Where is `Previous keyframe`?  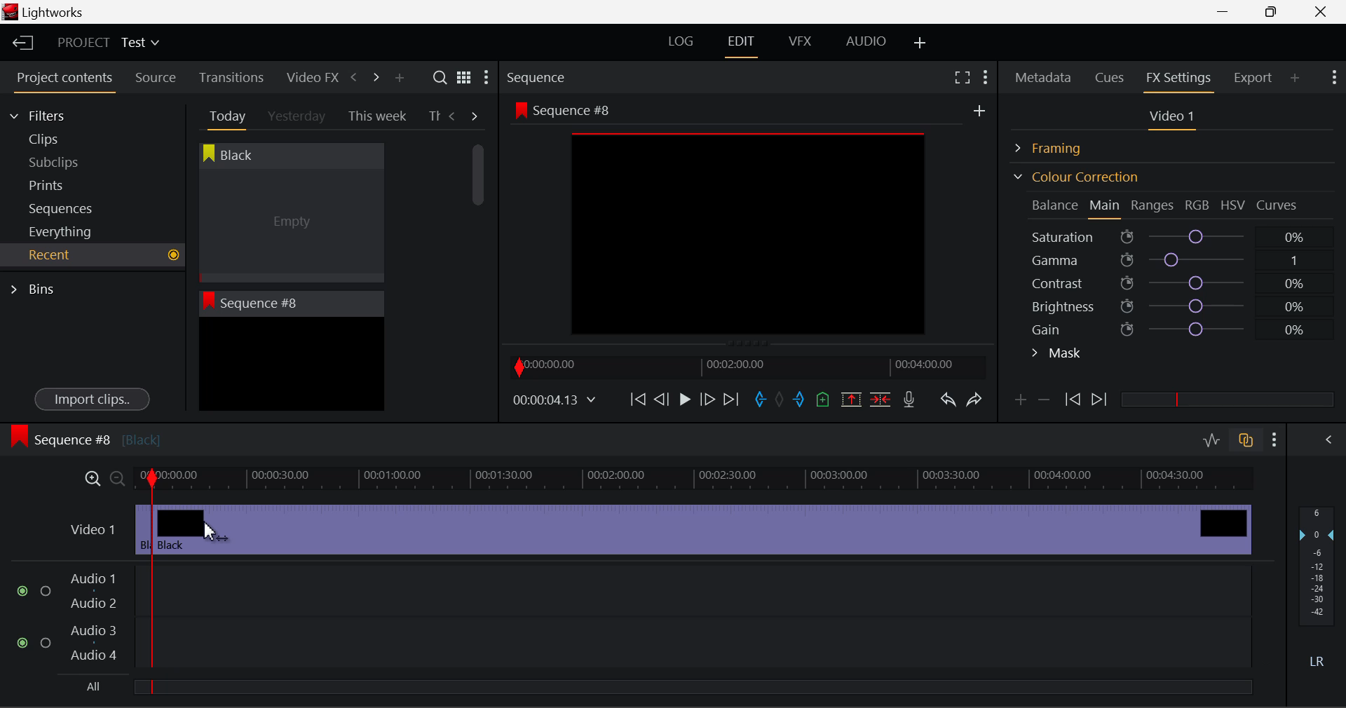
Previous keyframe is located at coordinates (1071, 400).